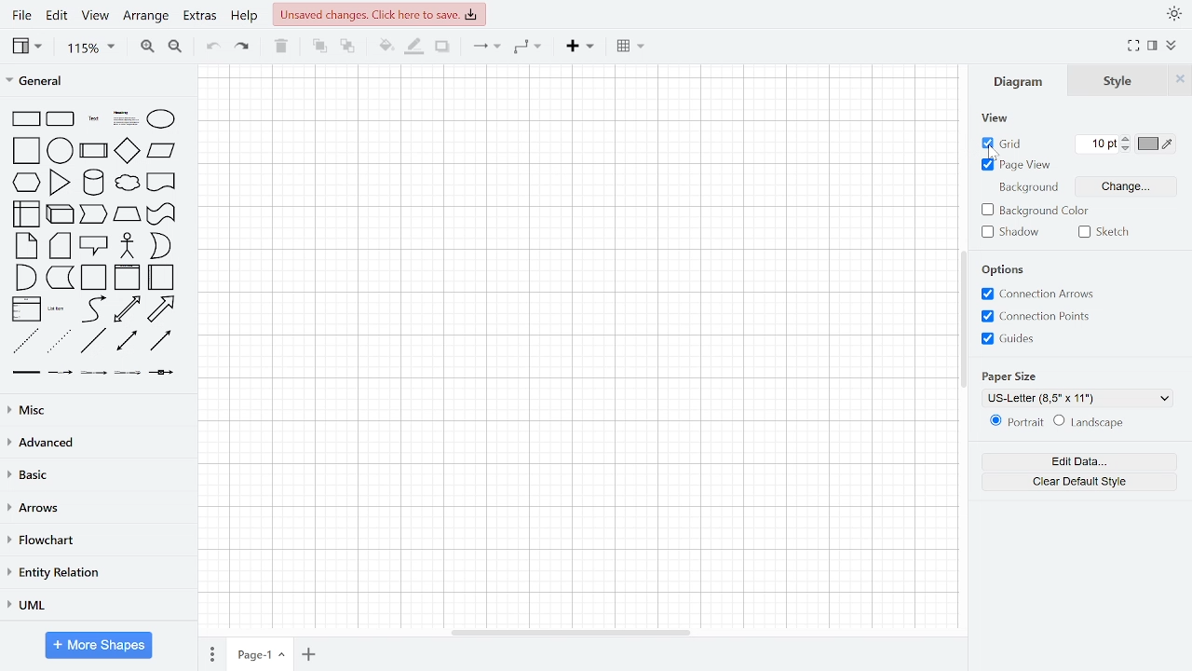 Image resolution: width=1192 pixels, height=671 pixels. I want to click on portrait, so click(1015, 422).